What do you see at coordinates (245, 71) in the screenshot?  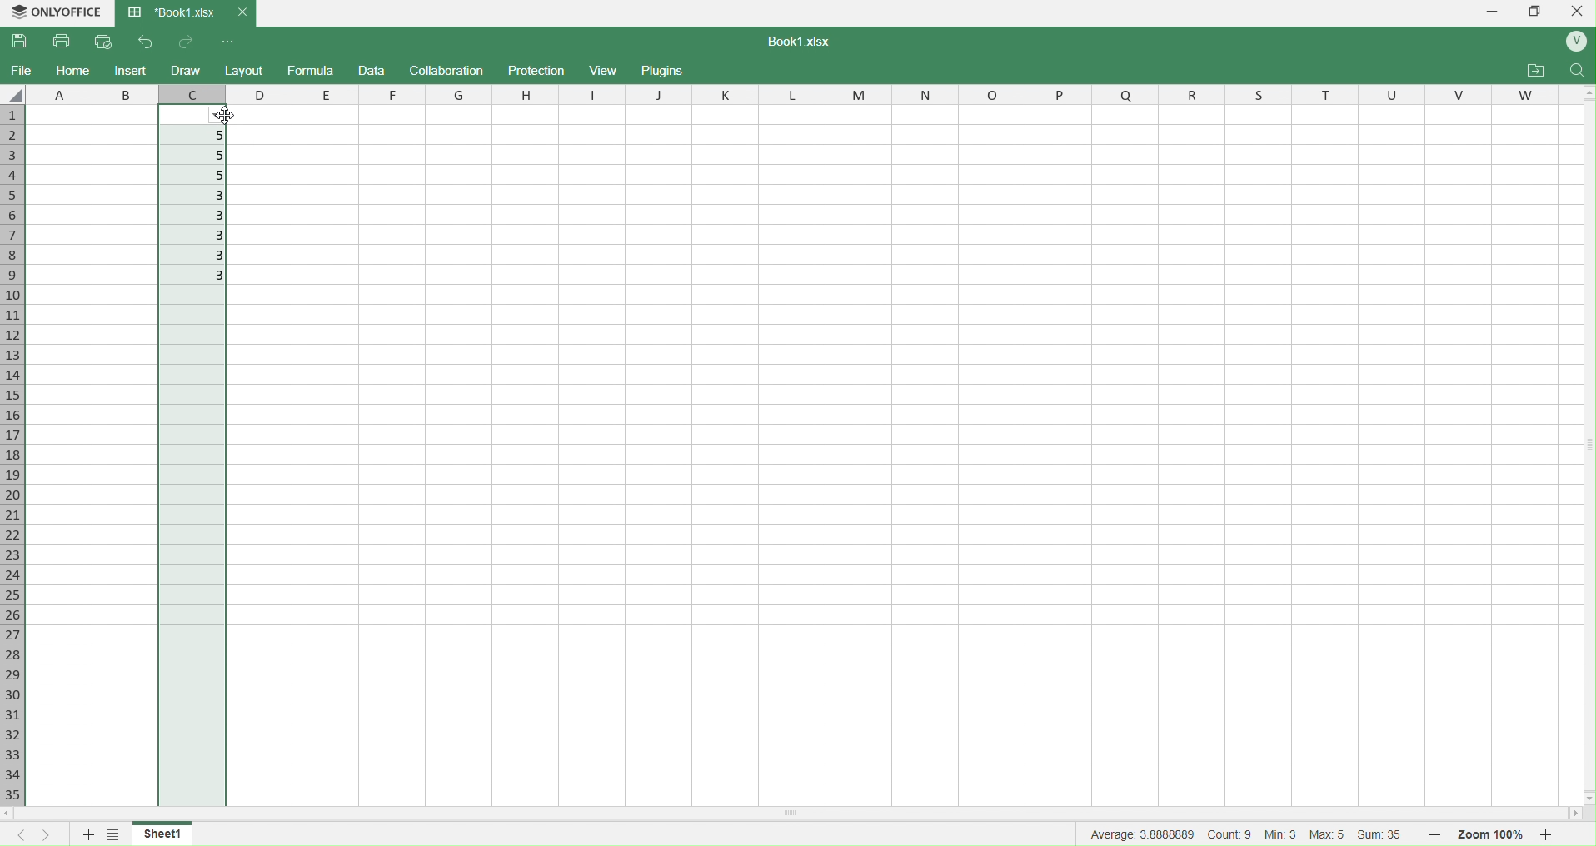 I see `Layout` at bounding box center [245, 71].